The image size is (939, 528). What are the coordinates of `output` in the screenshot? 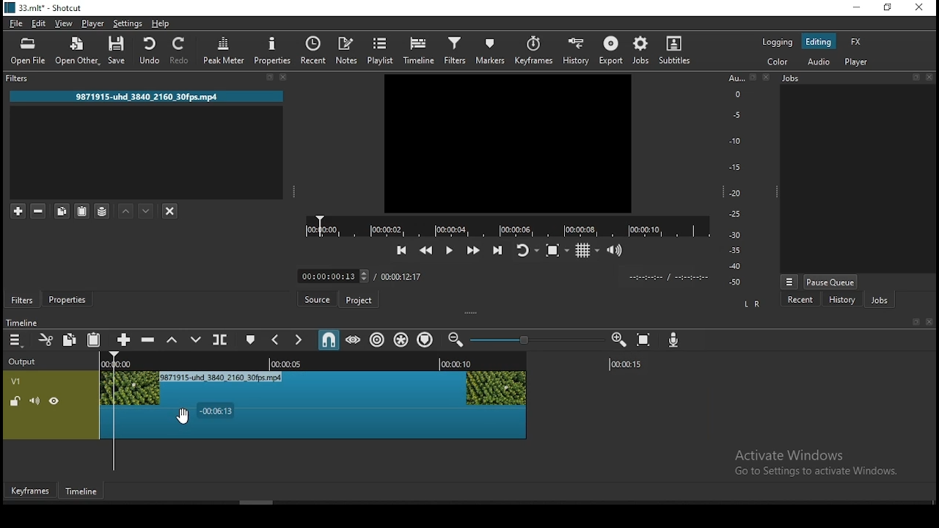 It's located at (29, 363).